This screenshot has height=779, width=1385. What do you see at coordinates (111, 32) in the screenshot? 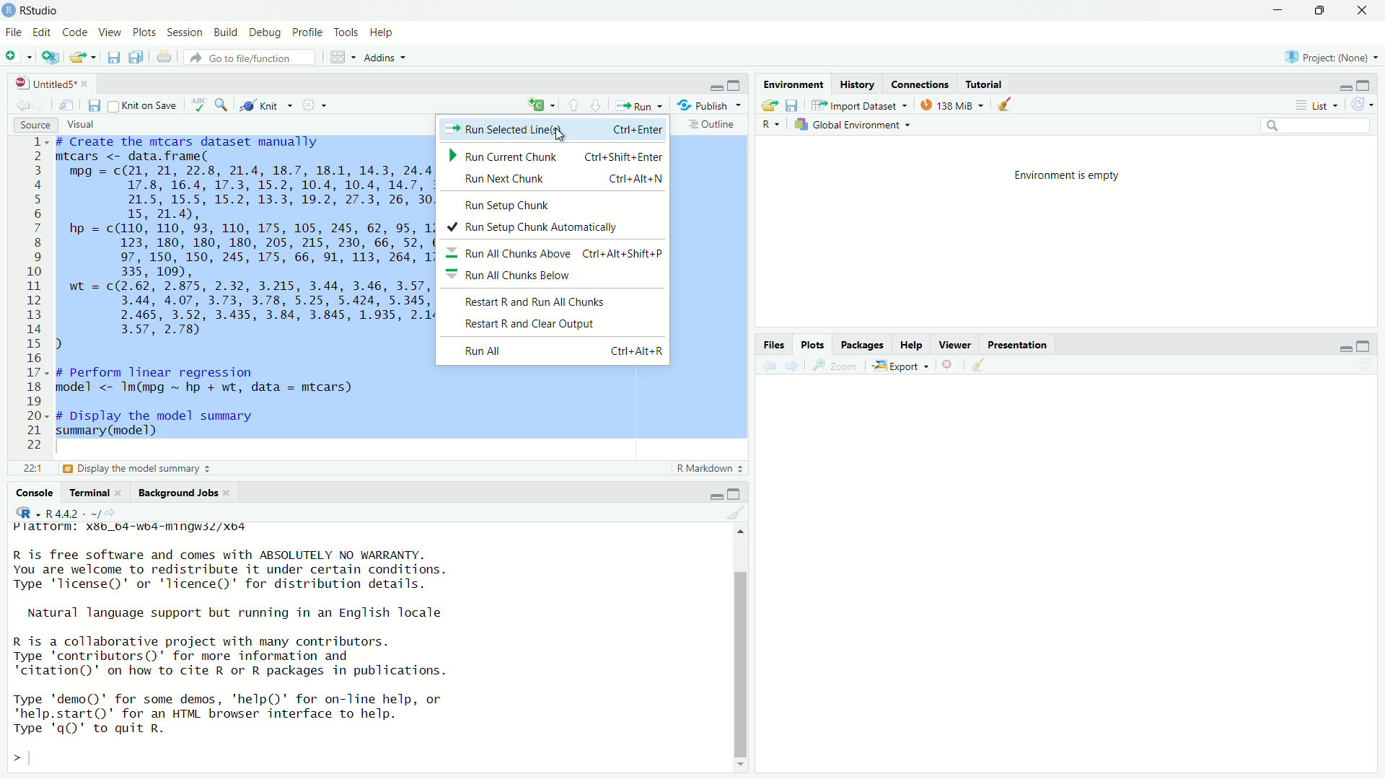
I see `view` at bounding box center [111, 32].